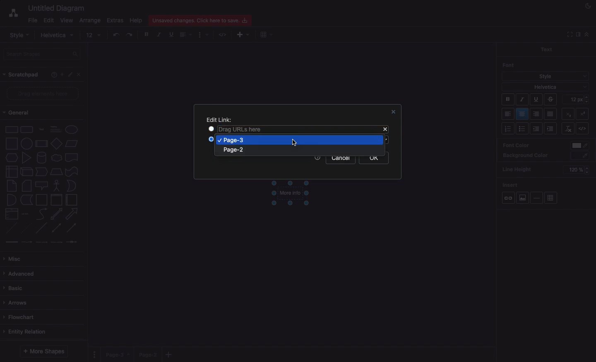 Image resolution: width=596 pixels, height=362 pixels. Describe the element at coordinates (240, 35) in the screenshot. I see `Add` at that location.